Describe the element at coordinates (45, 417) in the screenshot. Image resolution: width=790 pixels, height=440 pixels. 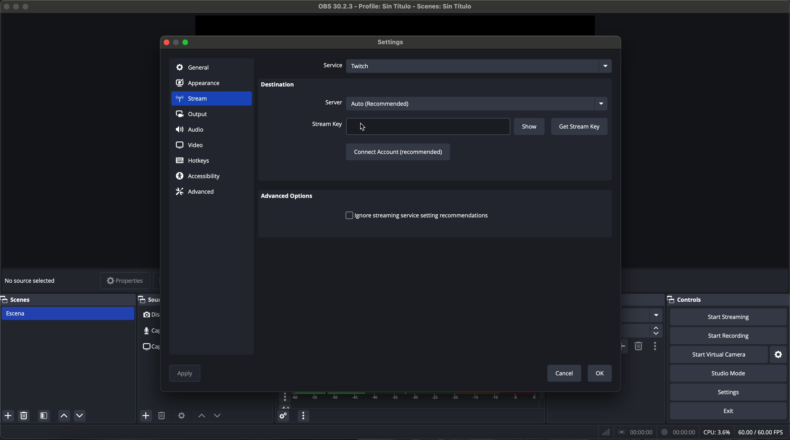
I see `open scene filters` at that location.